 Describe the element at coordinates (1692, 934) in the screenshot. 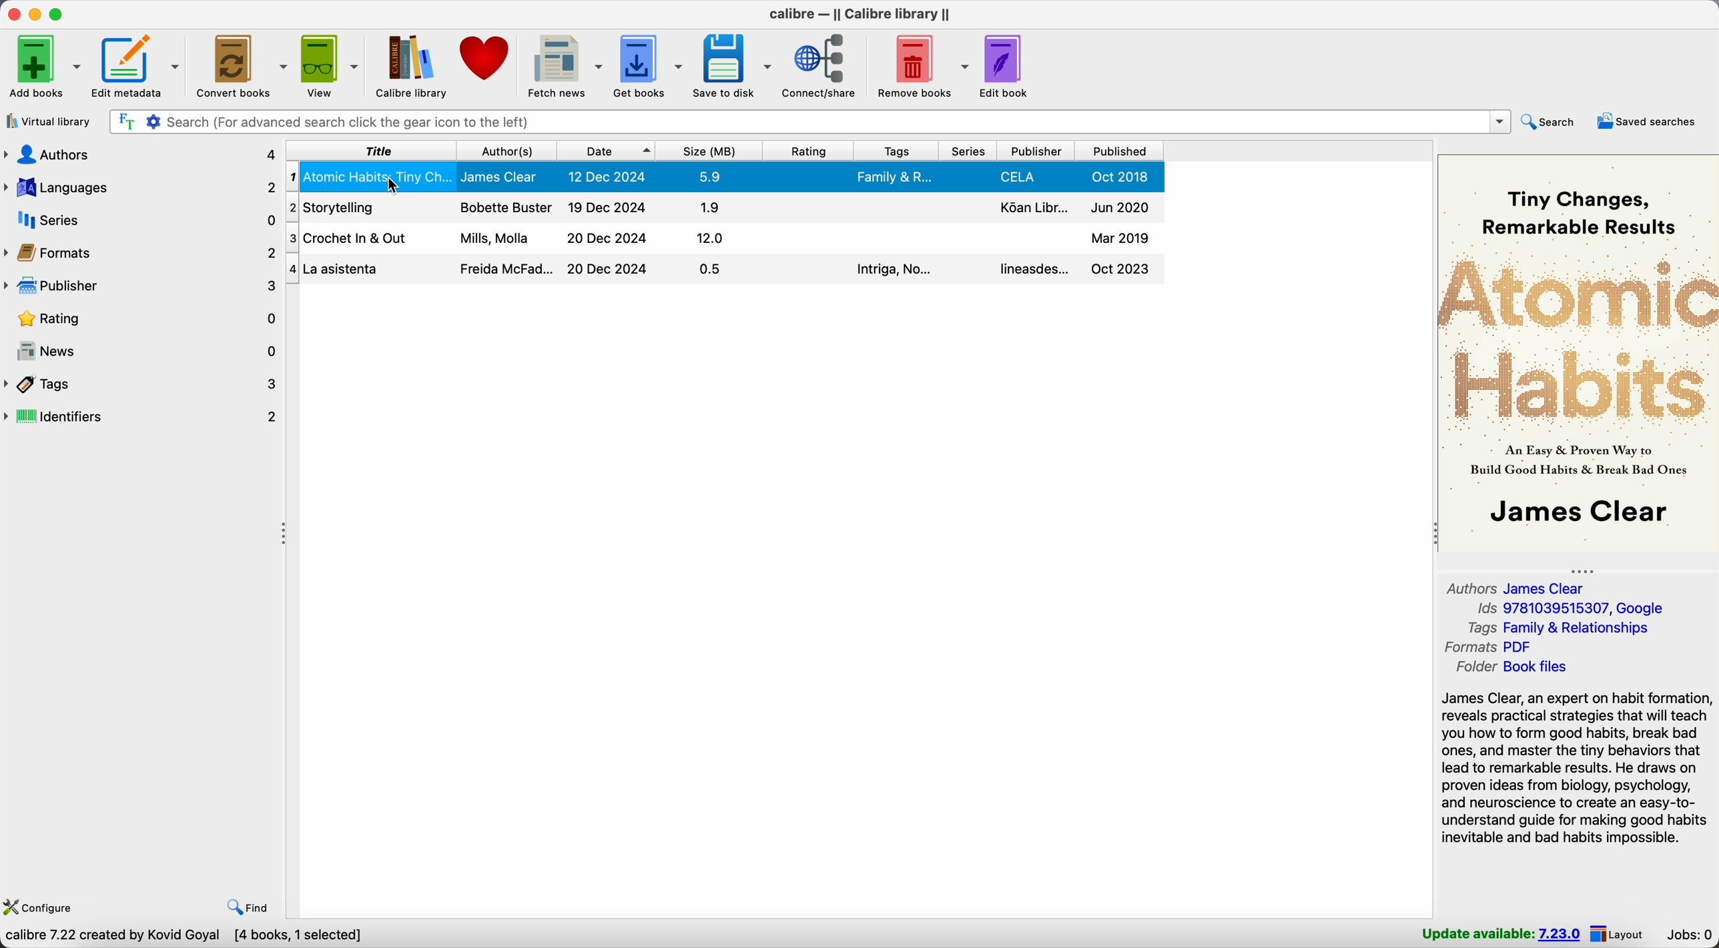

I see `Jobs: 0` at that location.